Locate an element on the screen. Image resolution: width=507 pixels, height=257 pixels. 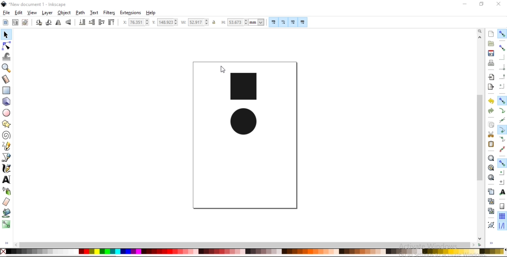
zoom to fit page is located at coordinates (491, 177).